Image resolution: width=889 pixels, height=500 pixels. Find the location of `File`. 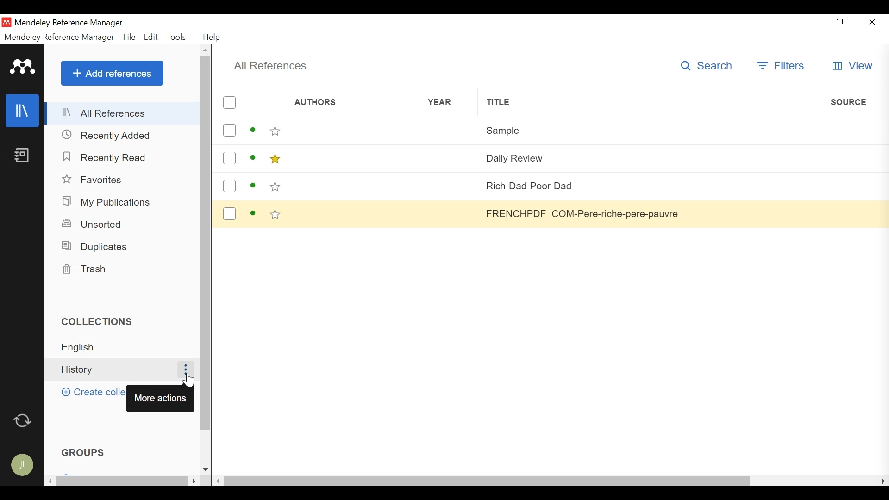

File is located at coordinates (130, 37).